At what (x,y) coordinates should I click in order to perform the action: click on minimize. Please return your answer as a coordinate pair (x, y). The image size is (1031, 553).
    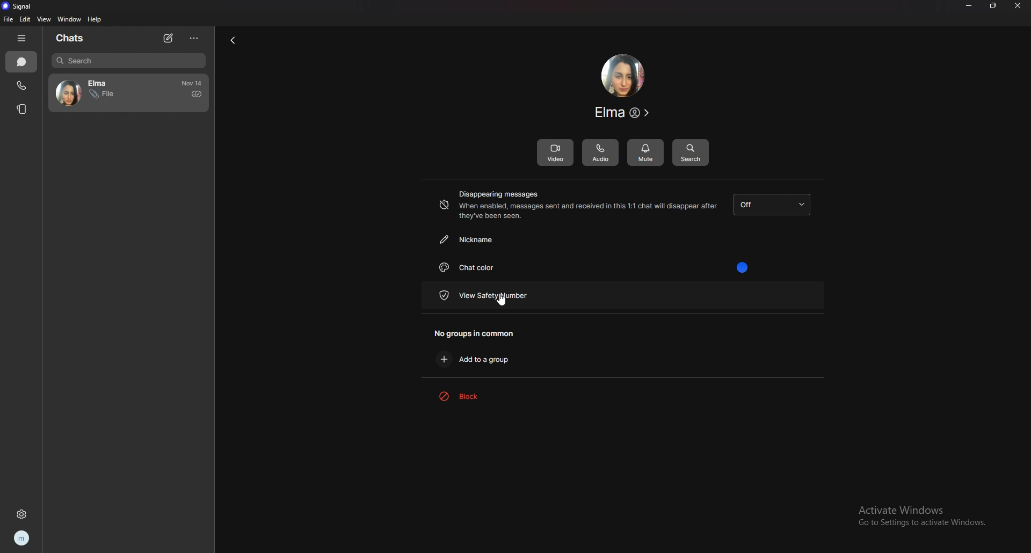
    Looking at the image, I should click on (969, 5).